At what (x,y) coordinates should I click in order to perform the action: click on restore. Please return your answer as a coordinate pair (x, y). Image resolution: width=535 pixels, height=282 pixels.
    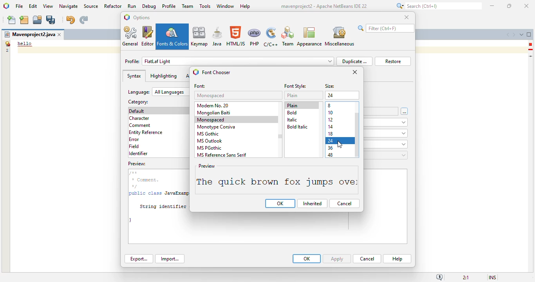
    Looking at the image, I should click on (393, 61).